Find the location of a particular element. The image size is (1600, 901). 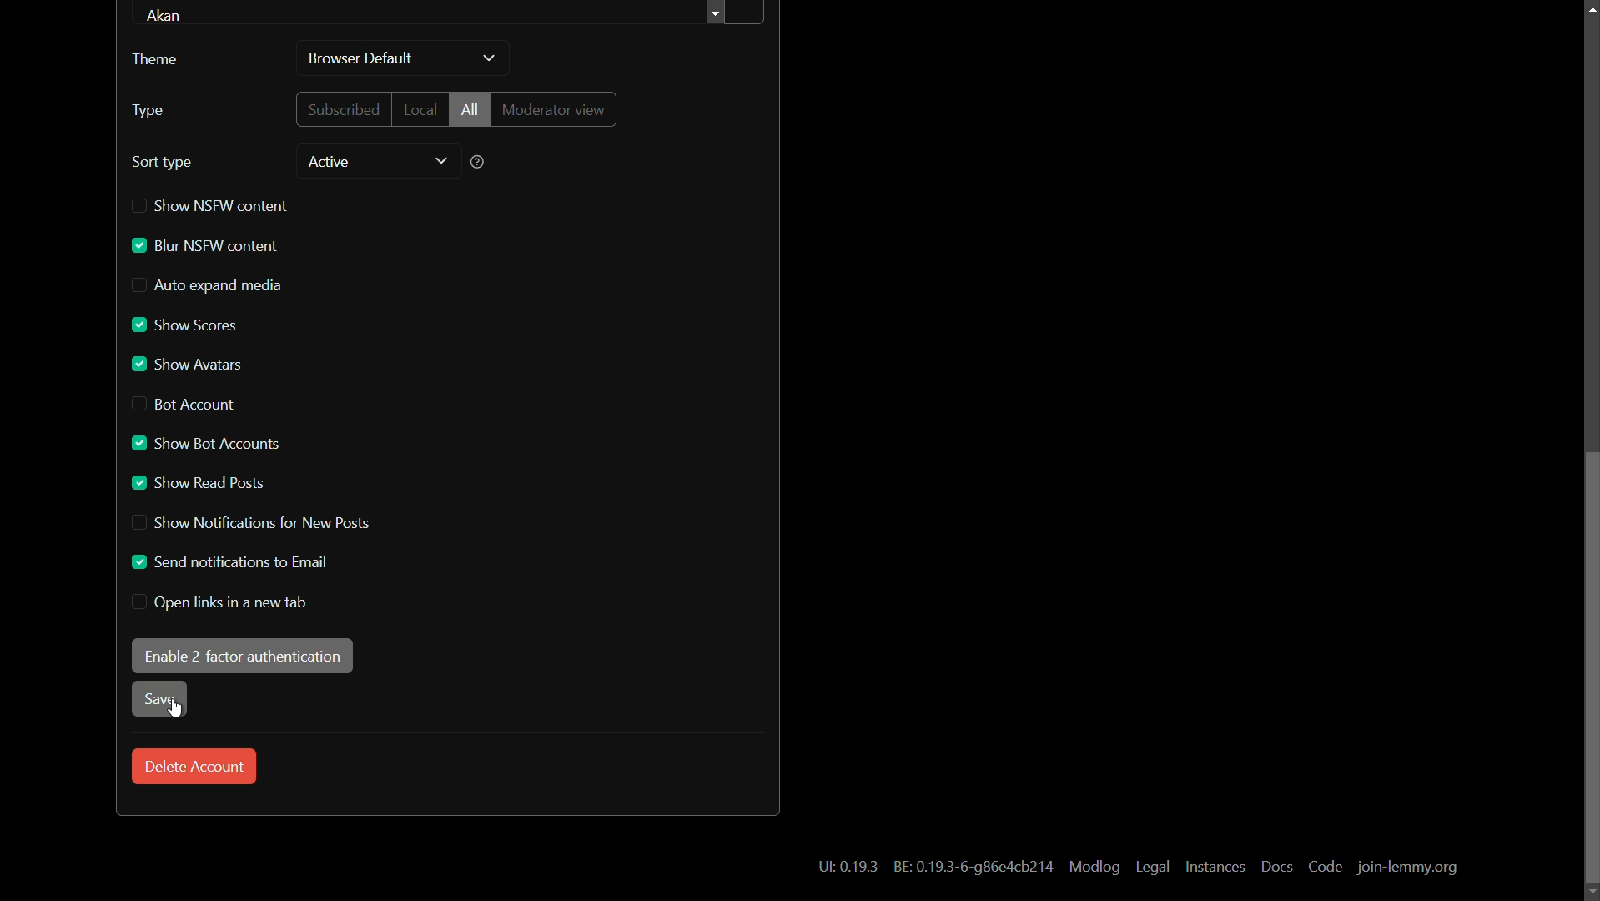

browser default is located at coordinates (361, 58).